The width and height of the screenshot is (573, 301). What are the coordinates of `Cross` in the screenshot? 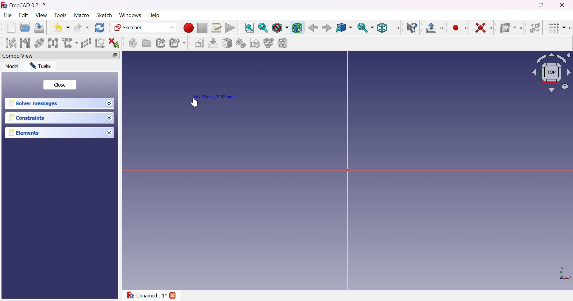 It's located at (172, 295).